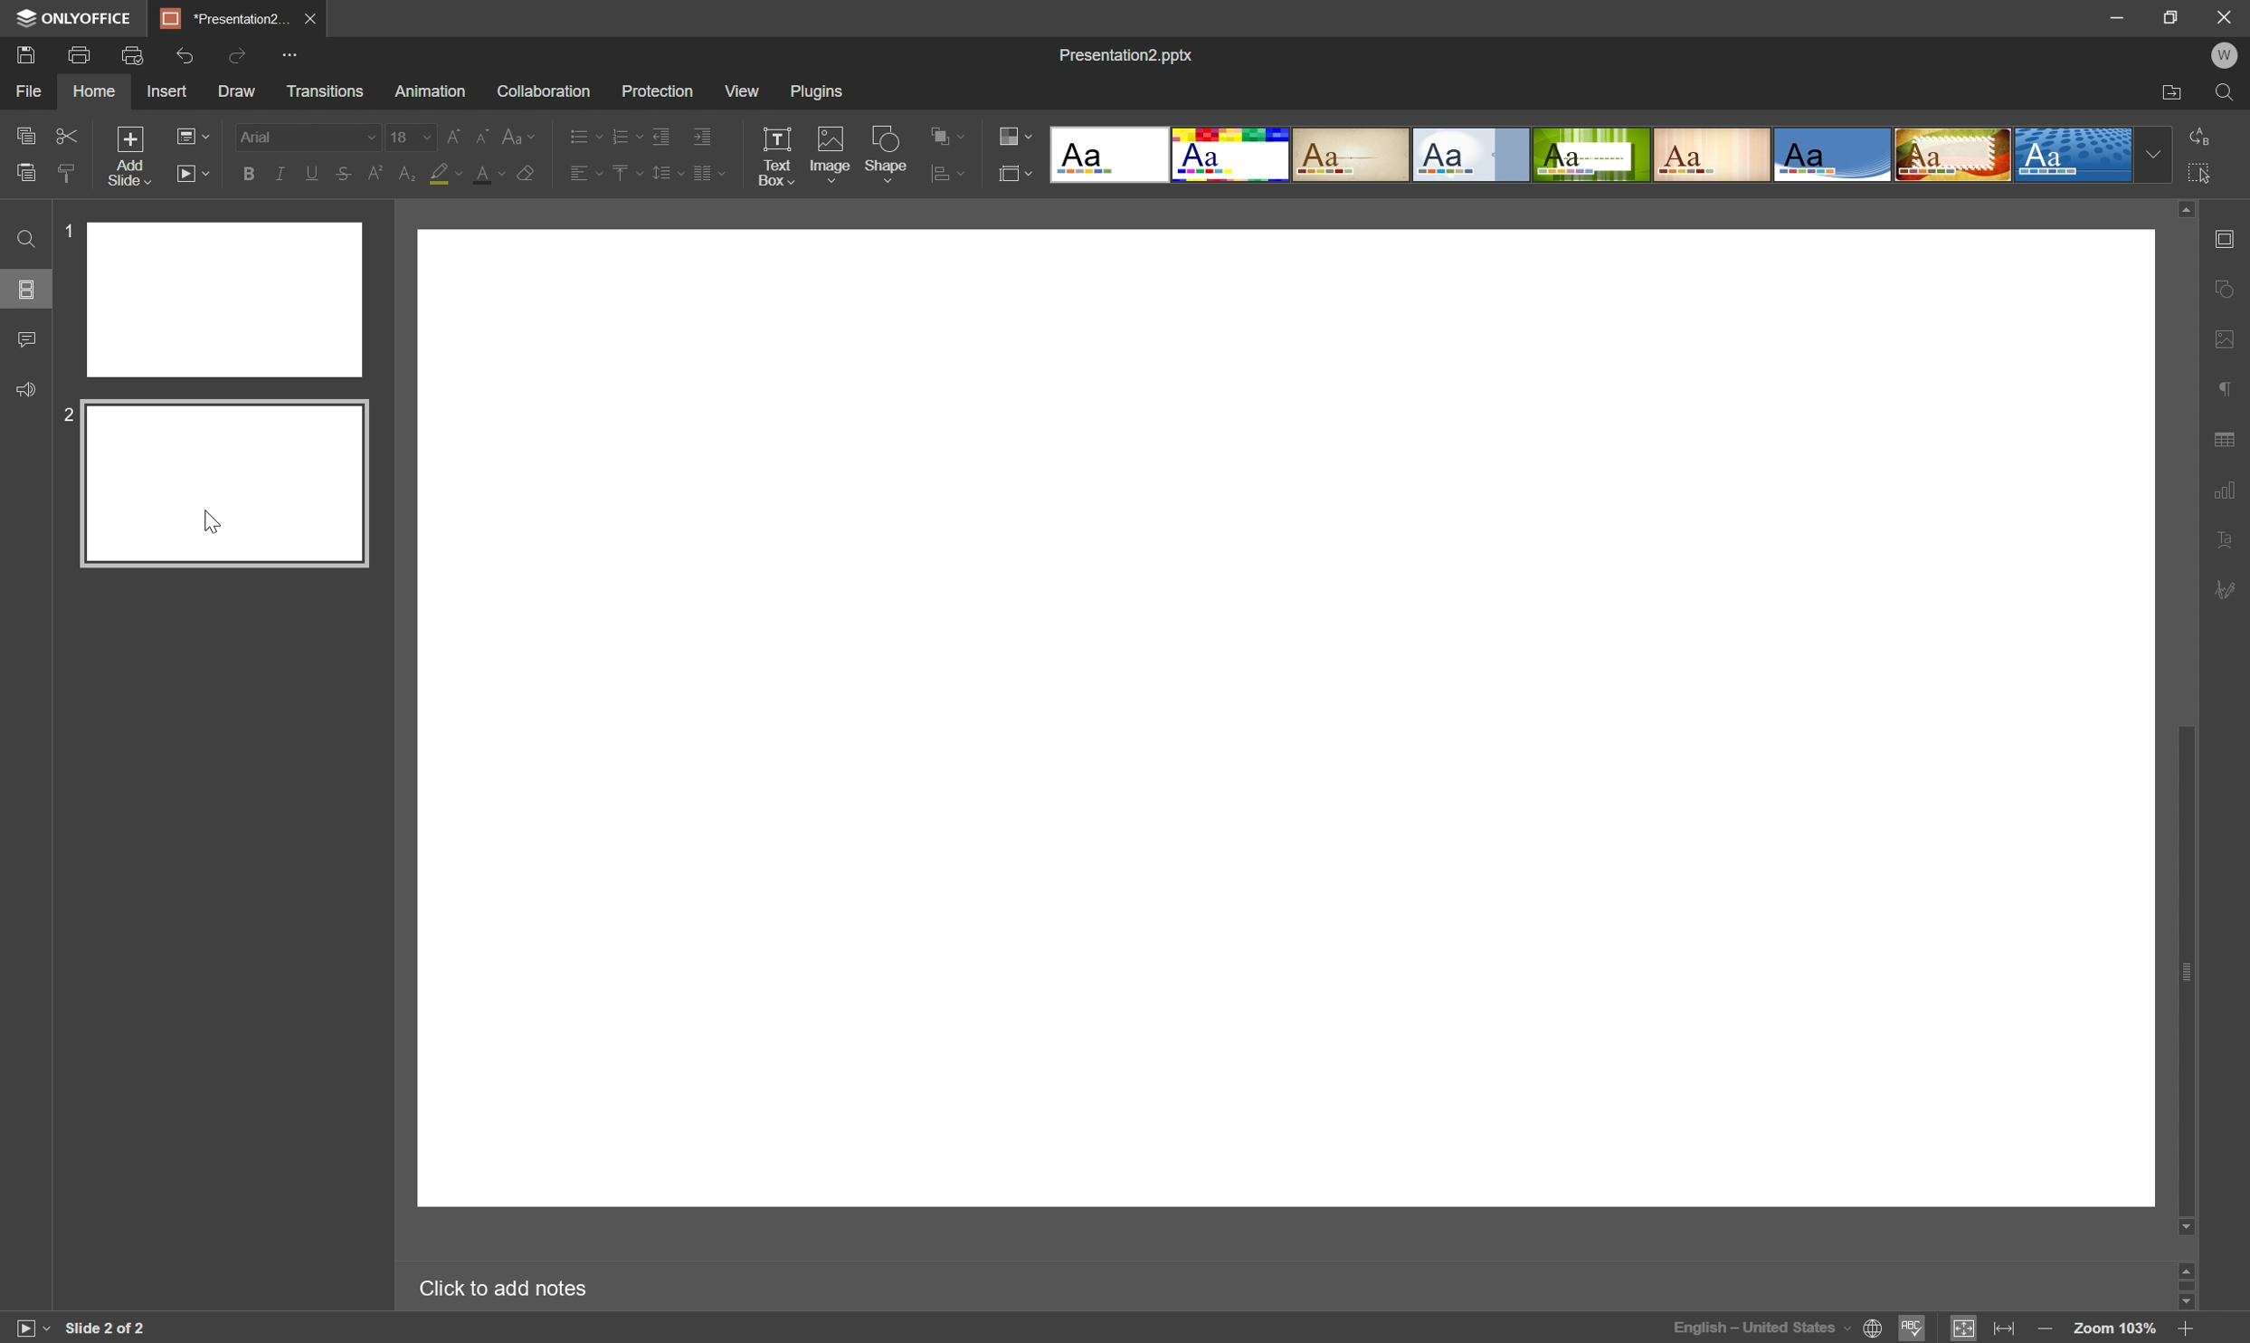  What do you see at coordinates (426, 91) in the screenshot?
I see `Animation` at bounding box center [426, 91].